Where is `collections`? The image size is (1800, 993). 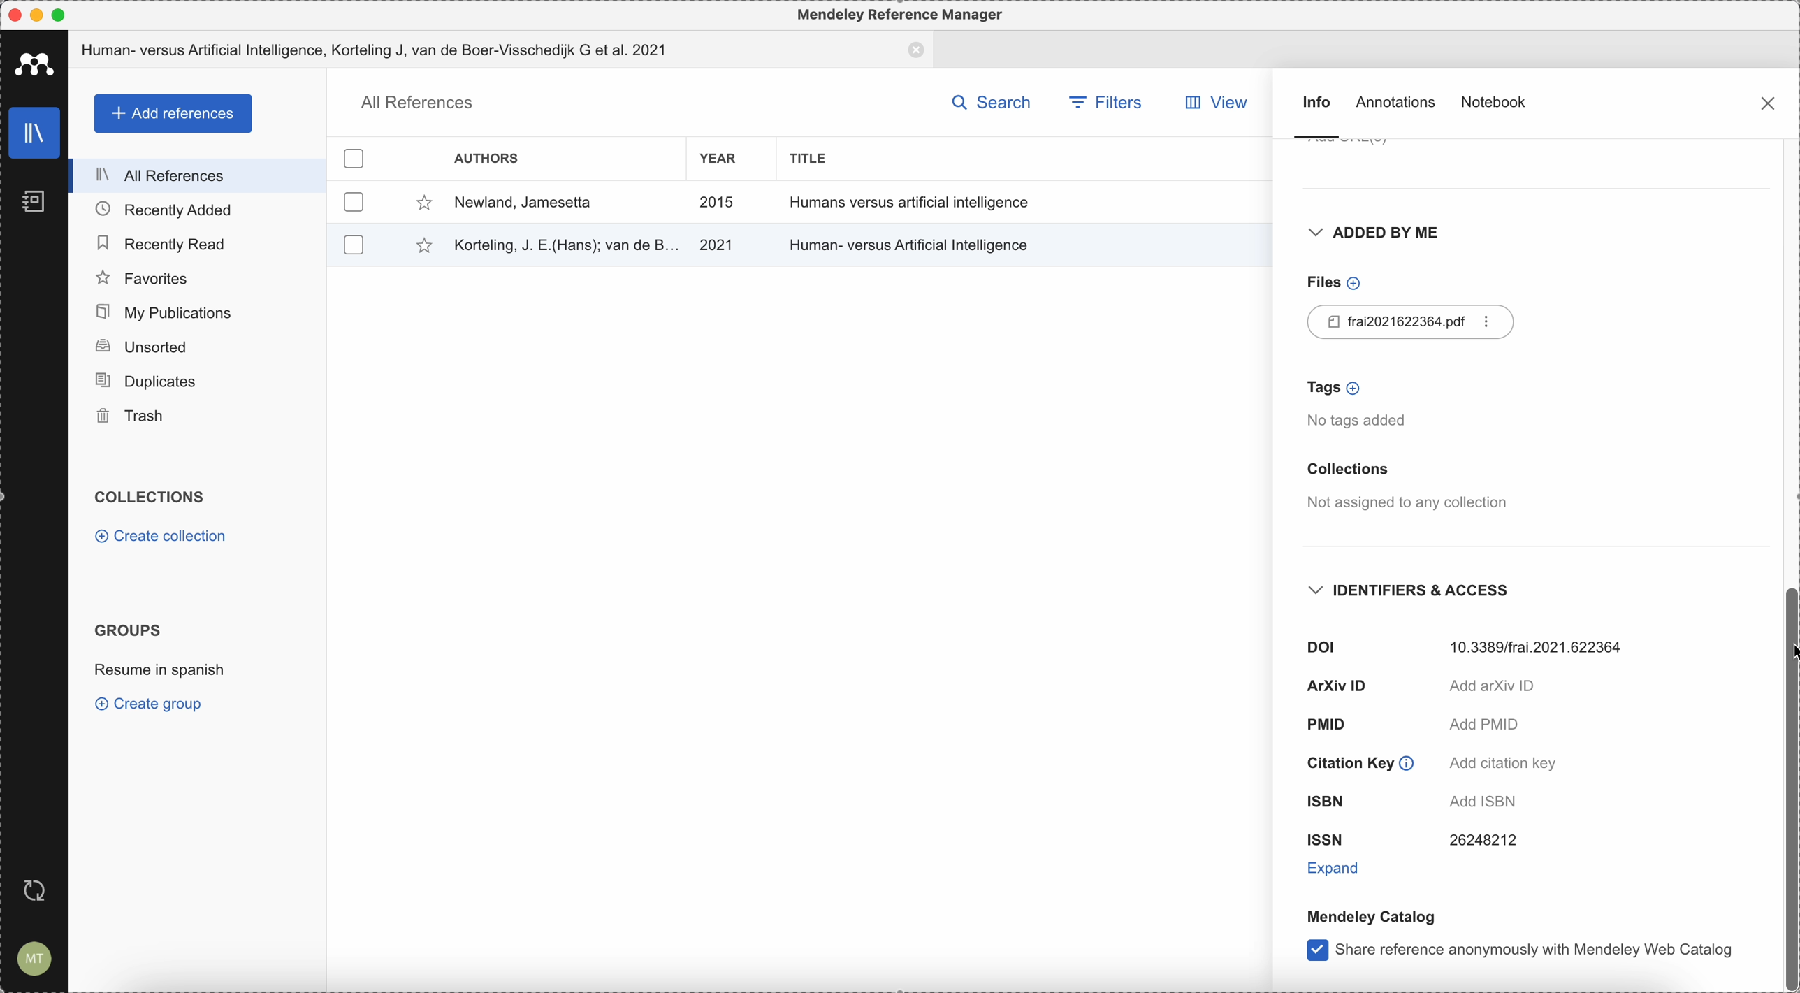 collections is located at coordinates (155, 498).